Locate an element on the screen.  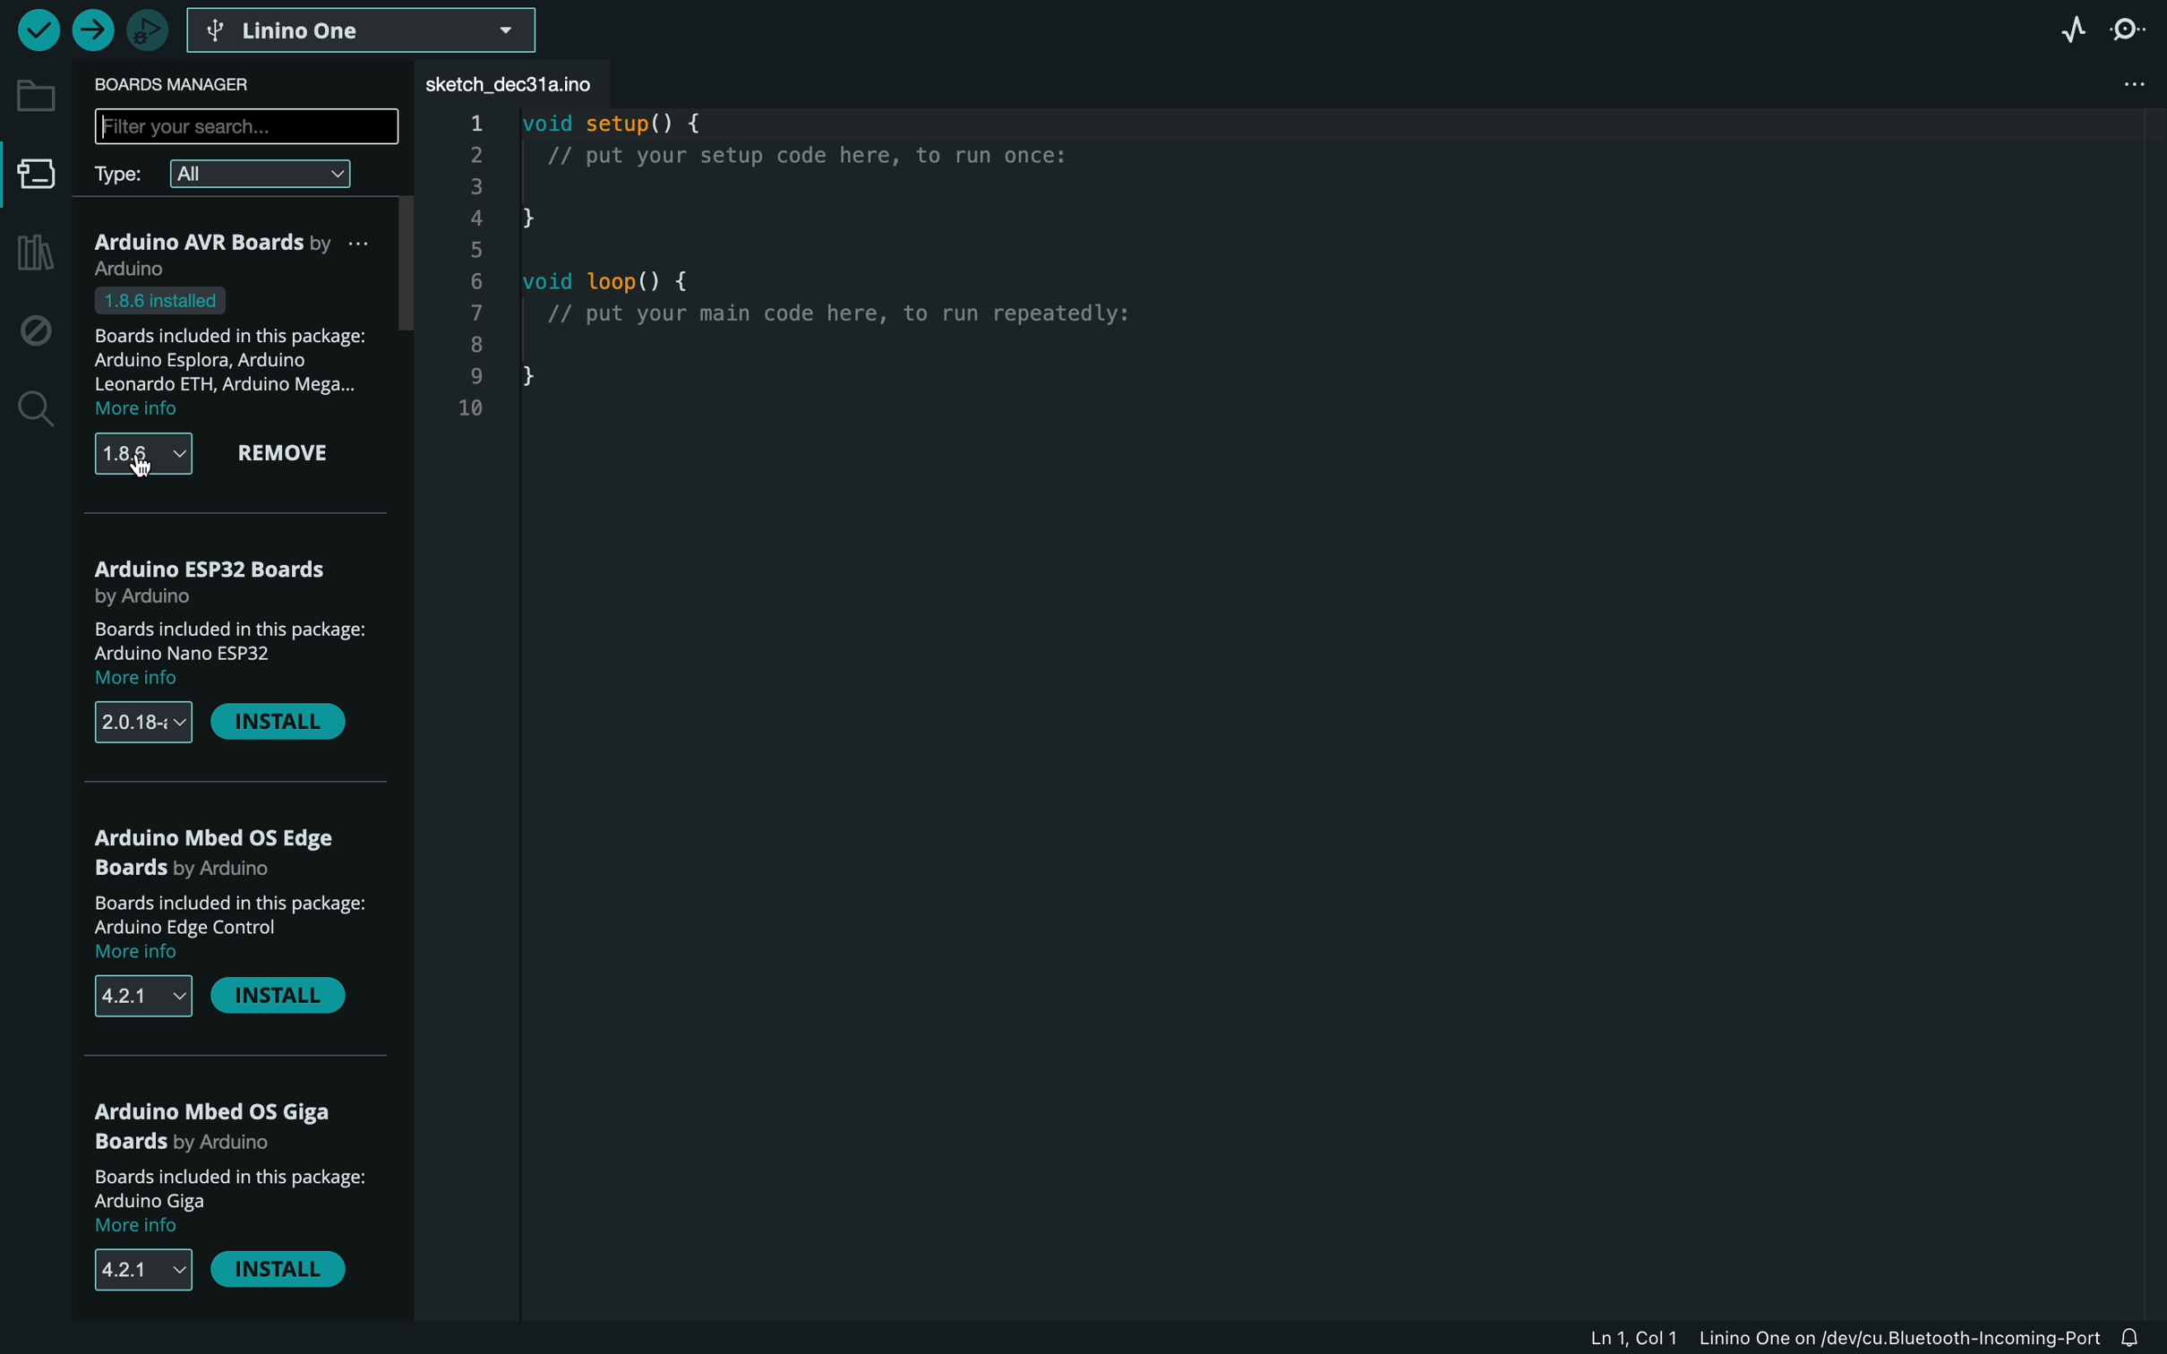
9 is located at coordinates (470, 377).